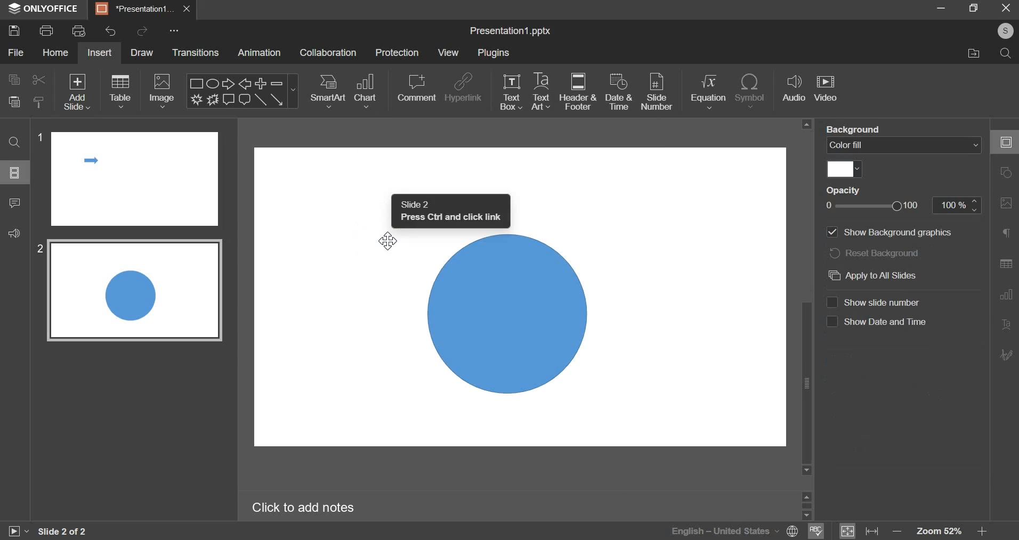 The width and height of the screenshot is (1019, 540). I want to click on redo, so click(144, 30).